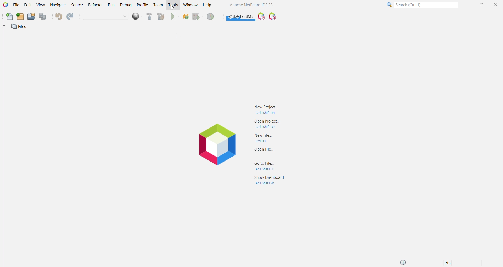 The image size is (503, 267). Describe the element at coordinates (267, 123) in the screenshot. I see `Open Project` at that location.